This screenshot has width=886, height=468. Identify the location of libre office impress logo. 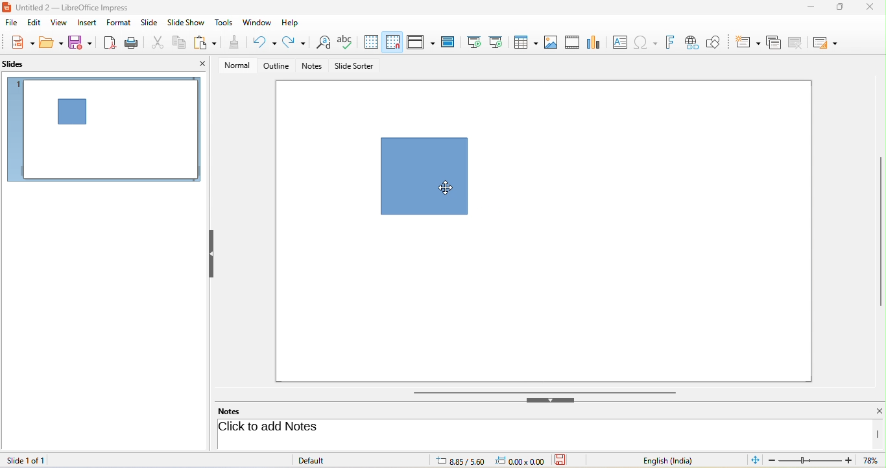
(6, 6).